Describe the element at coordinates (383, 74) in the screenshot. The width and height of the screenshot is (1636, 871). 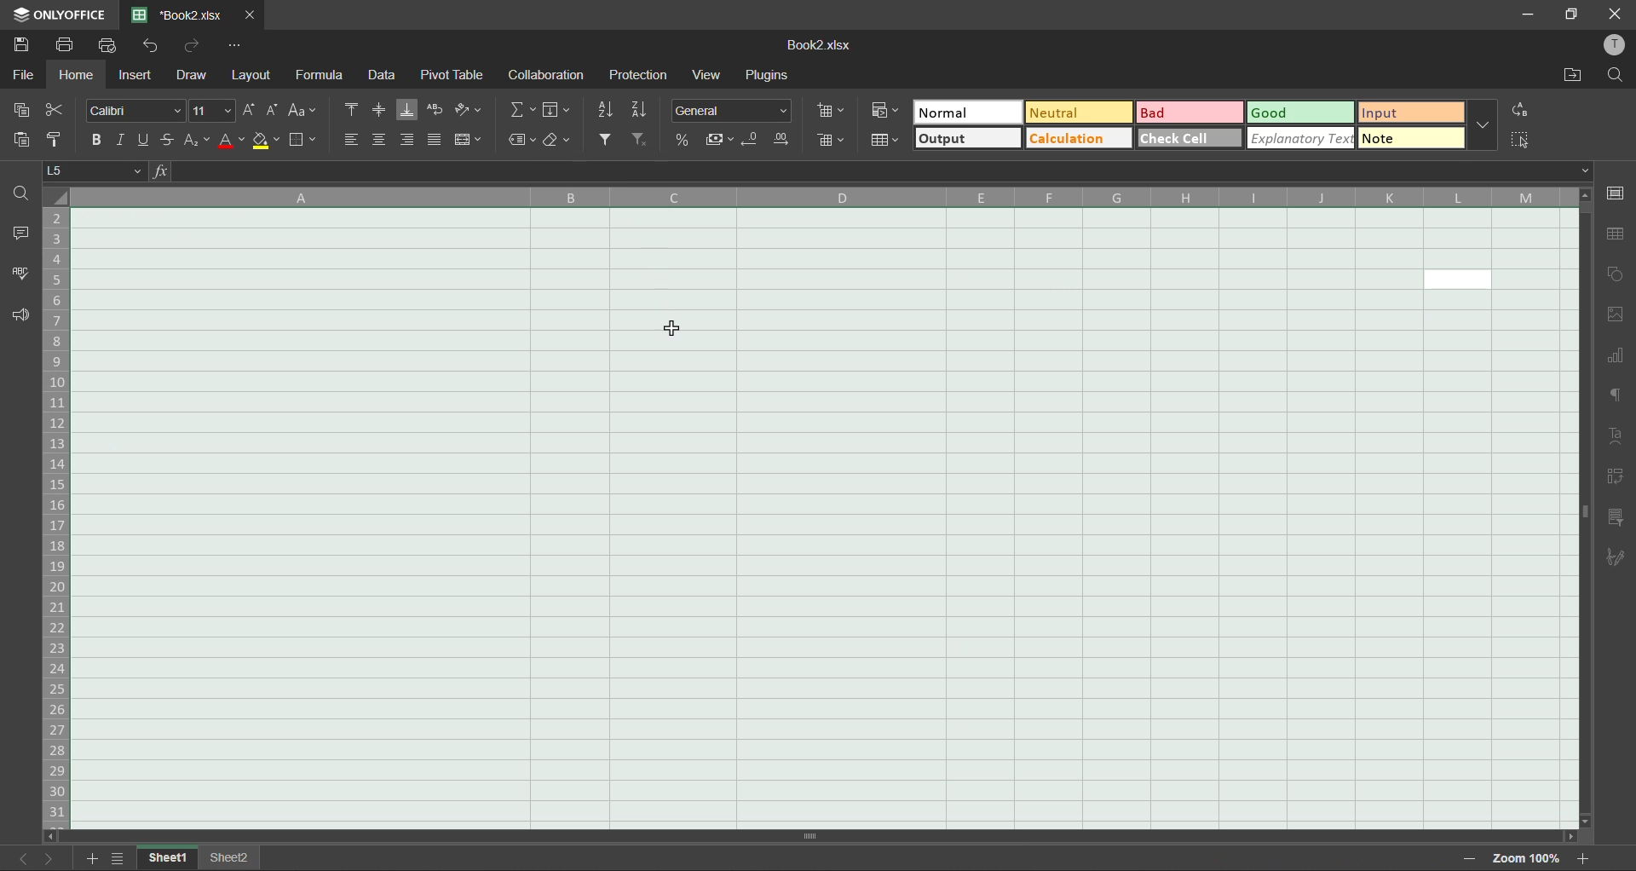
I see `data` at that location.